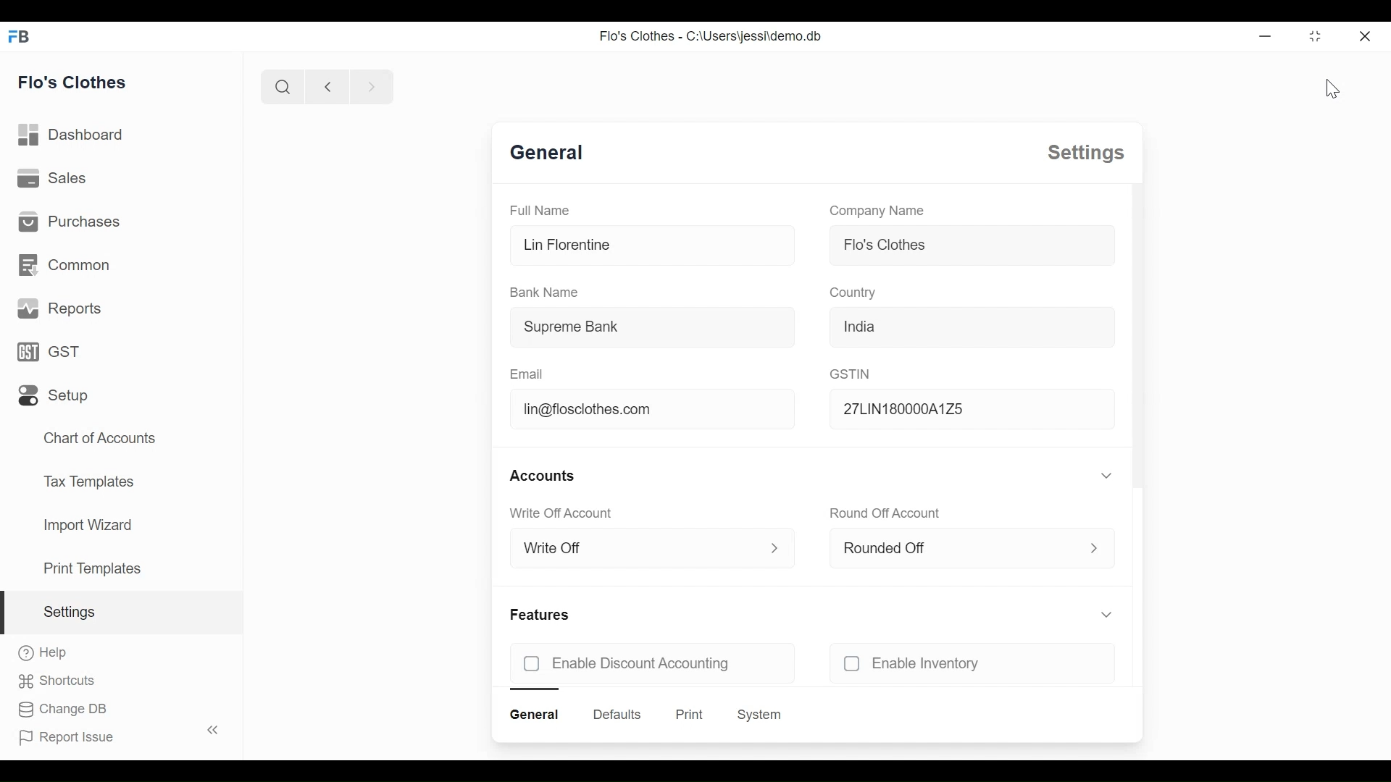  I want to click on Supreme bank, so click(569, 327).